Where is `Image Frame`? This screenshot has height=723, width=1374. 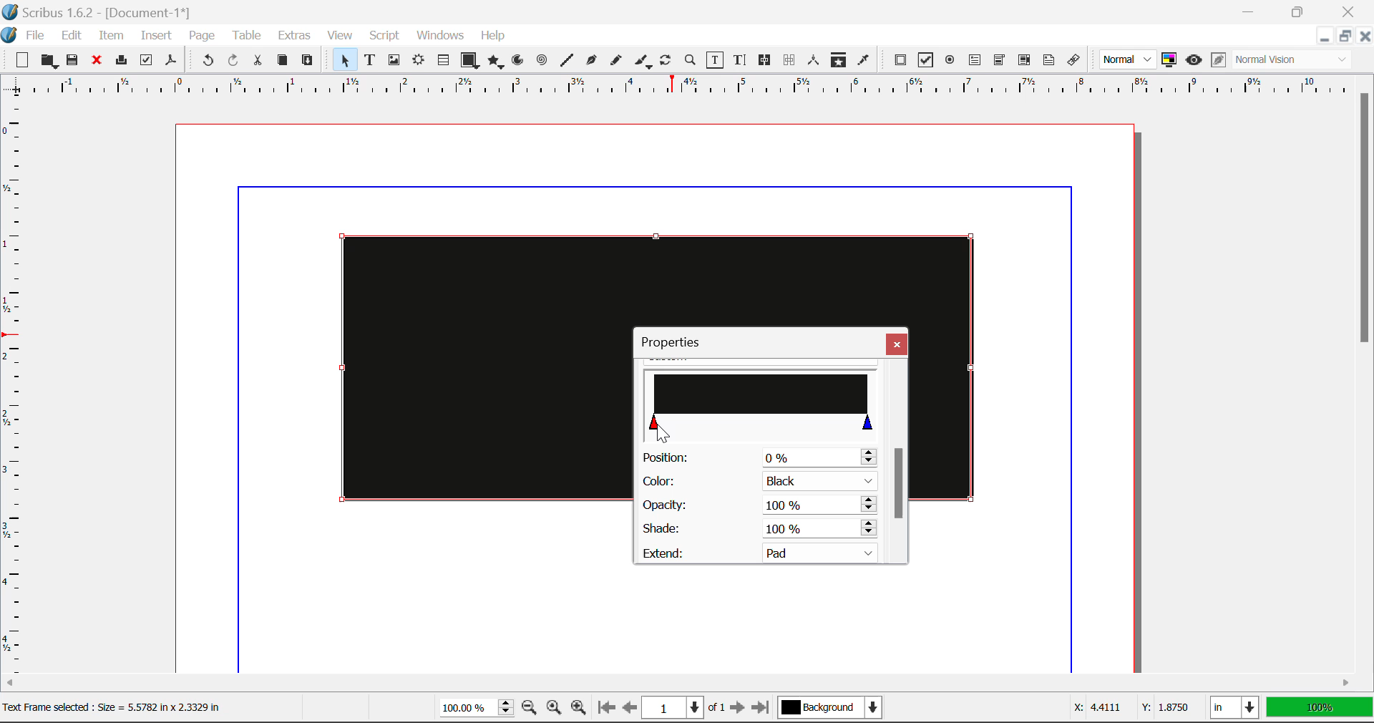 Image Frame is located at coordinates (394, 62).